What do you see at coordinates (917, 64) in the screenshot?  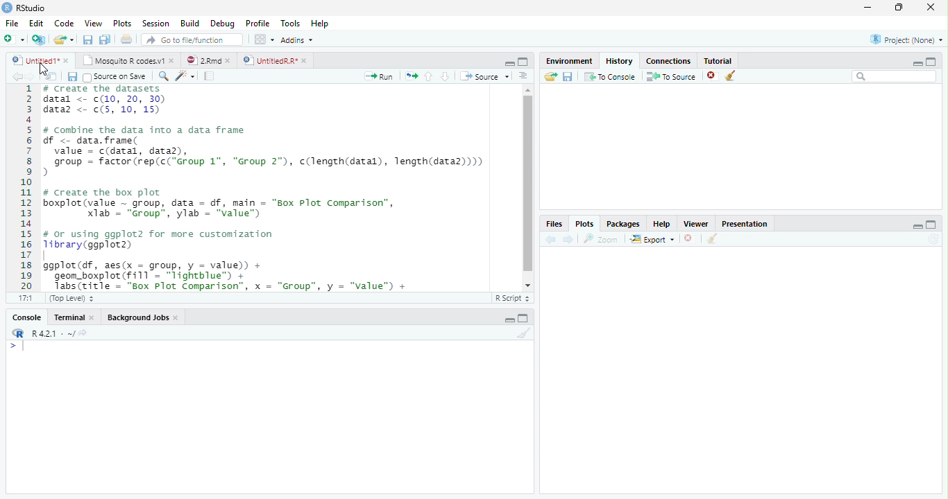 I see `Minimize` at bounding box center [917, 64].